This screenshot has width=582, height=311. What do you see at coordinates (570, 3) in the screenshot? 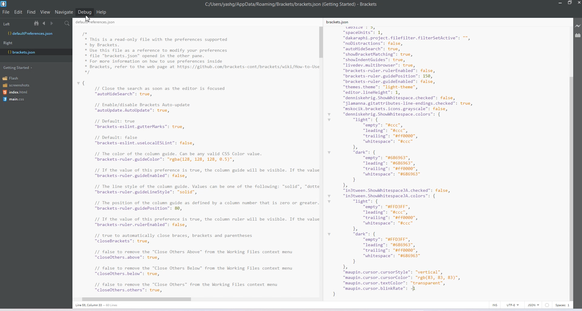
I see `Maximize` at bounding box center [570, 3].